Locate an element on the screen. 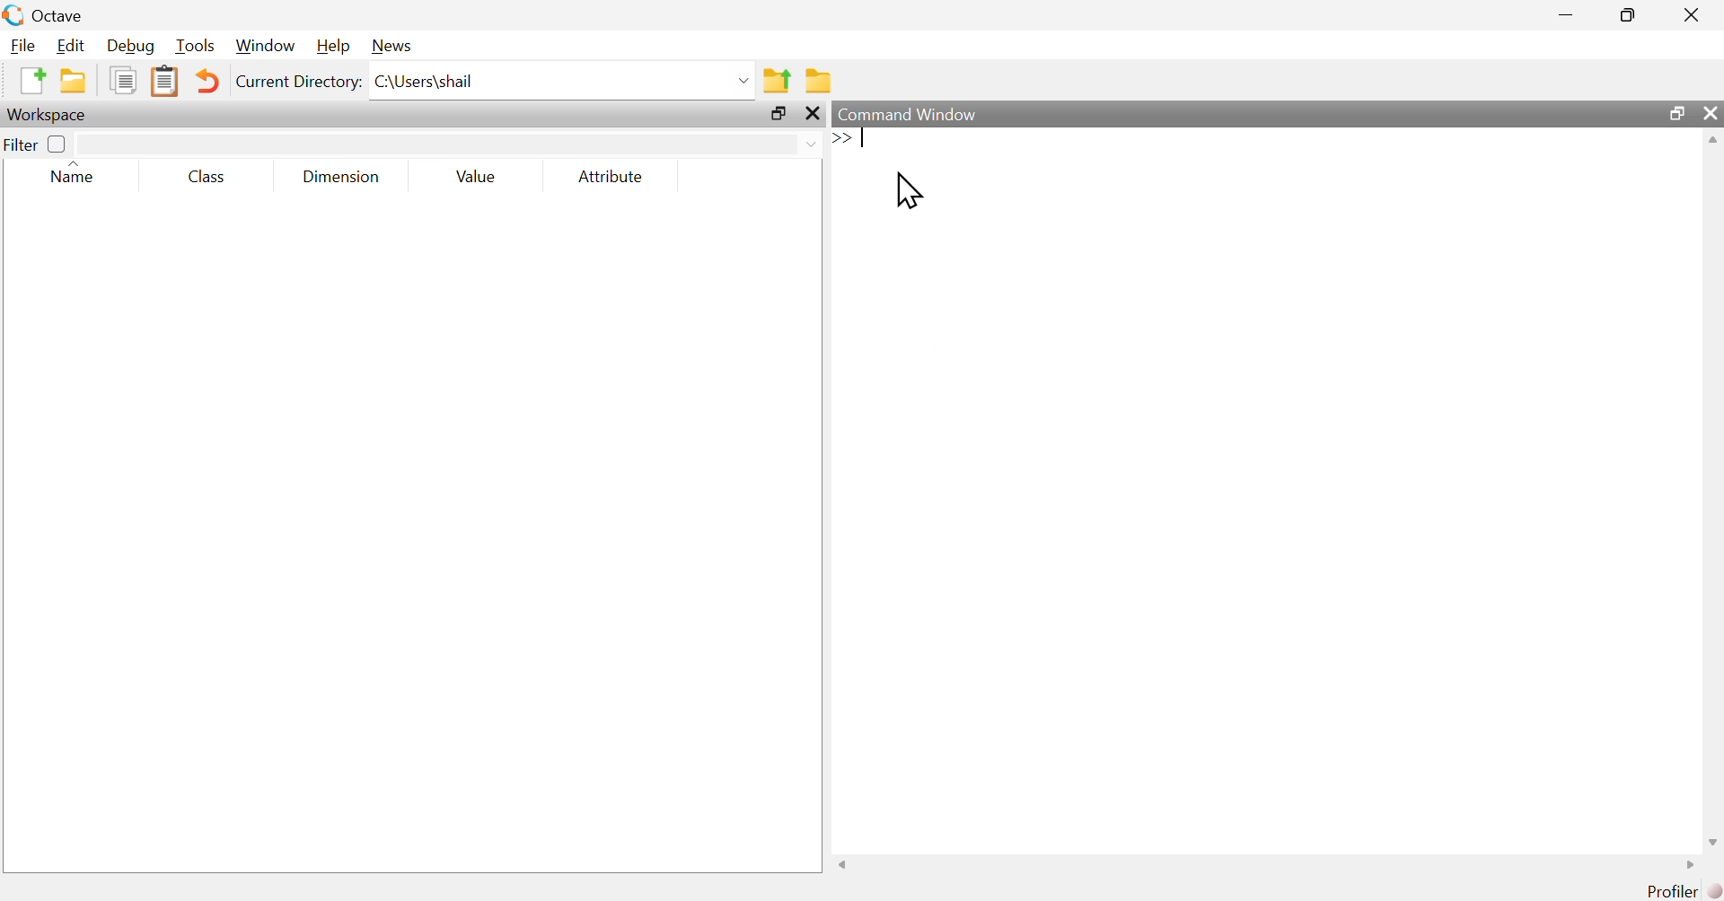  Workspace is located at coordinates (53, 115).